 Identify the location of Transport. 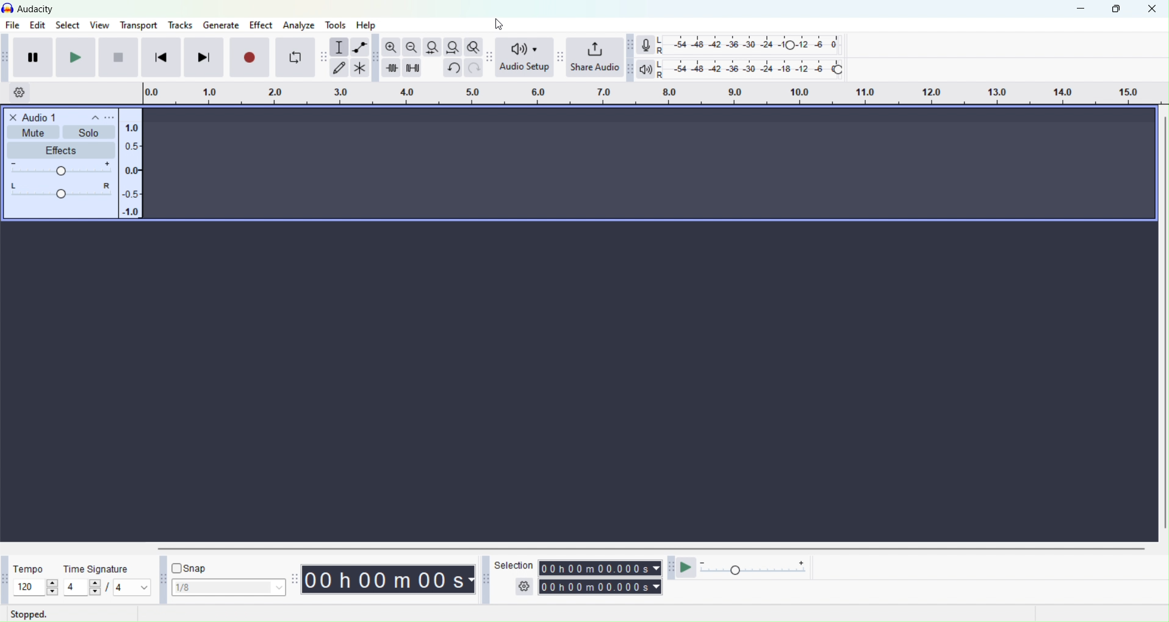
(140, 25).